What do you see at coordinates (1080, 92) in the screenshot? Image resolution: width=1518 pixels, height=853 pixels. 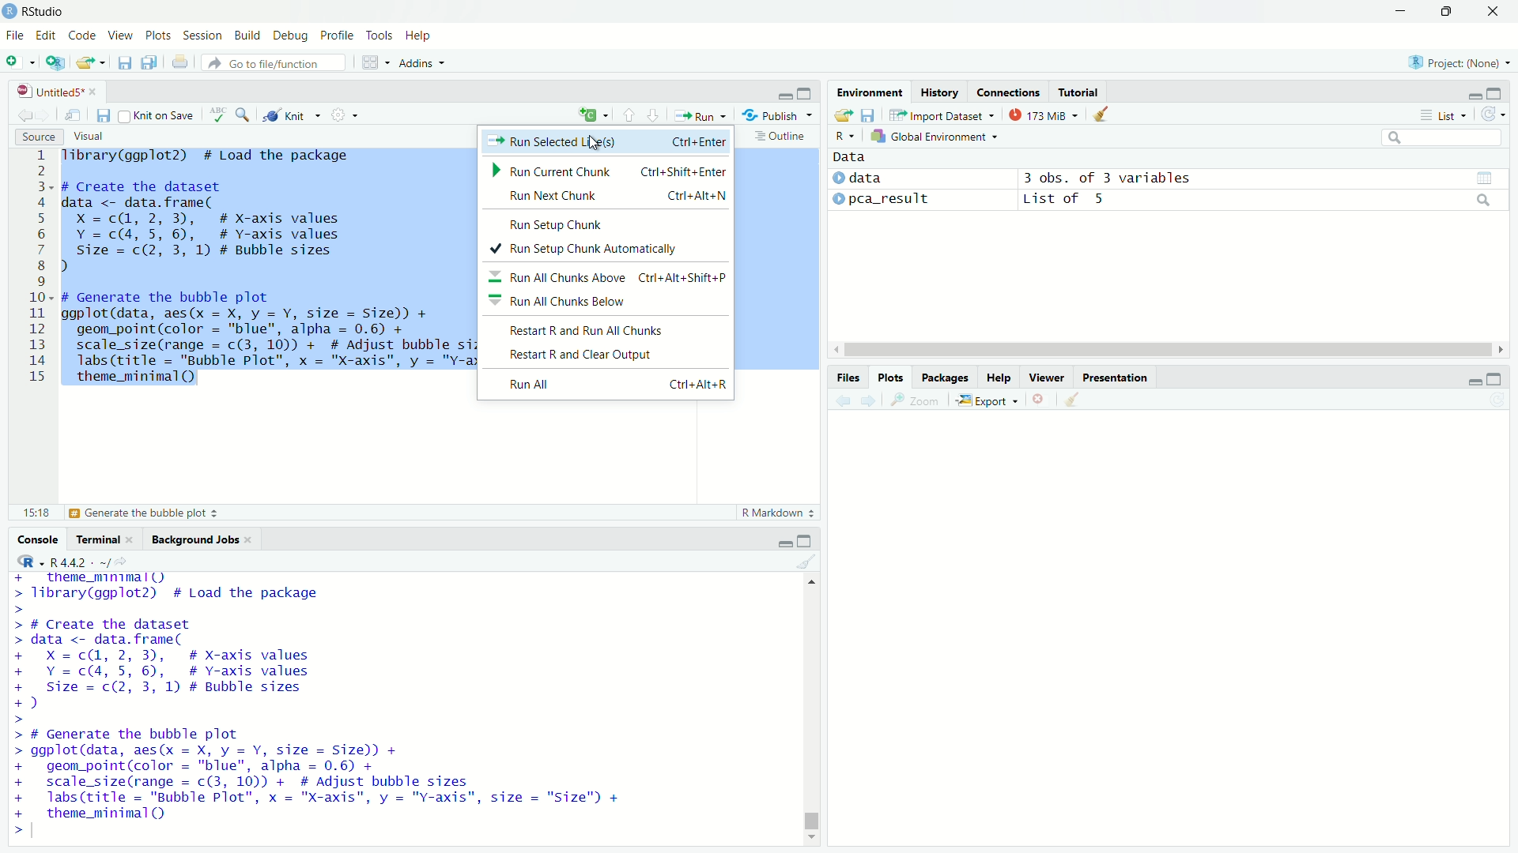 I see `tutorial` at bounding box center [1080, 92].